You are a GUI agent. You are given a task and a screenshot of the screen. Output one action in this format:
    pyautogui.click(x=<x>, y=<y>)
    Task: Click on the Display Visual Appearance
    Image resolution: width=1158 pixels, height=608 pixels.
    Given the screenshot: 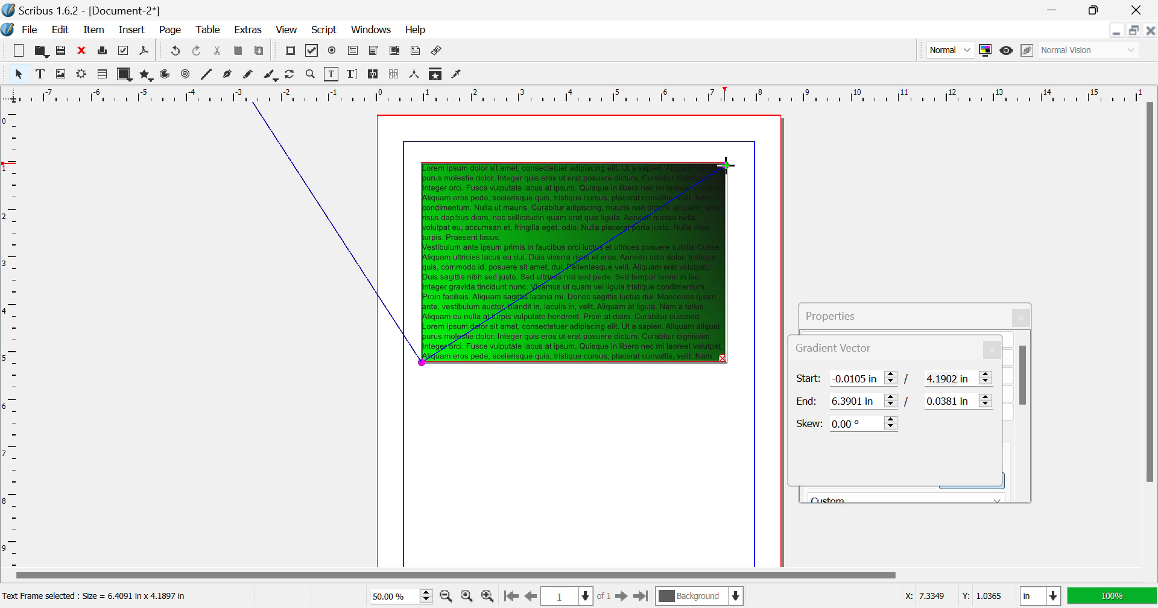 What is the action you would take?
    pyautogui.click(x=1090, y=50)
    